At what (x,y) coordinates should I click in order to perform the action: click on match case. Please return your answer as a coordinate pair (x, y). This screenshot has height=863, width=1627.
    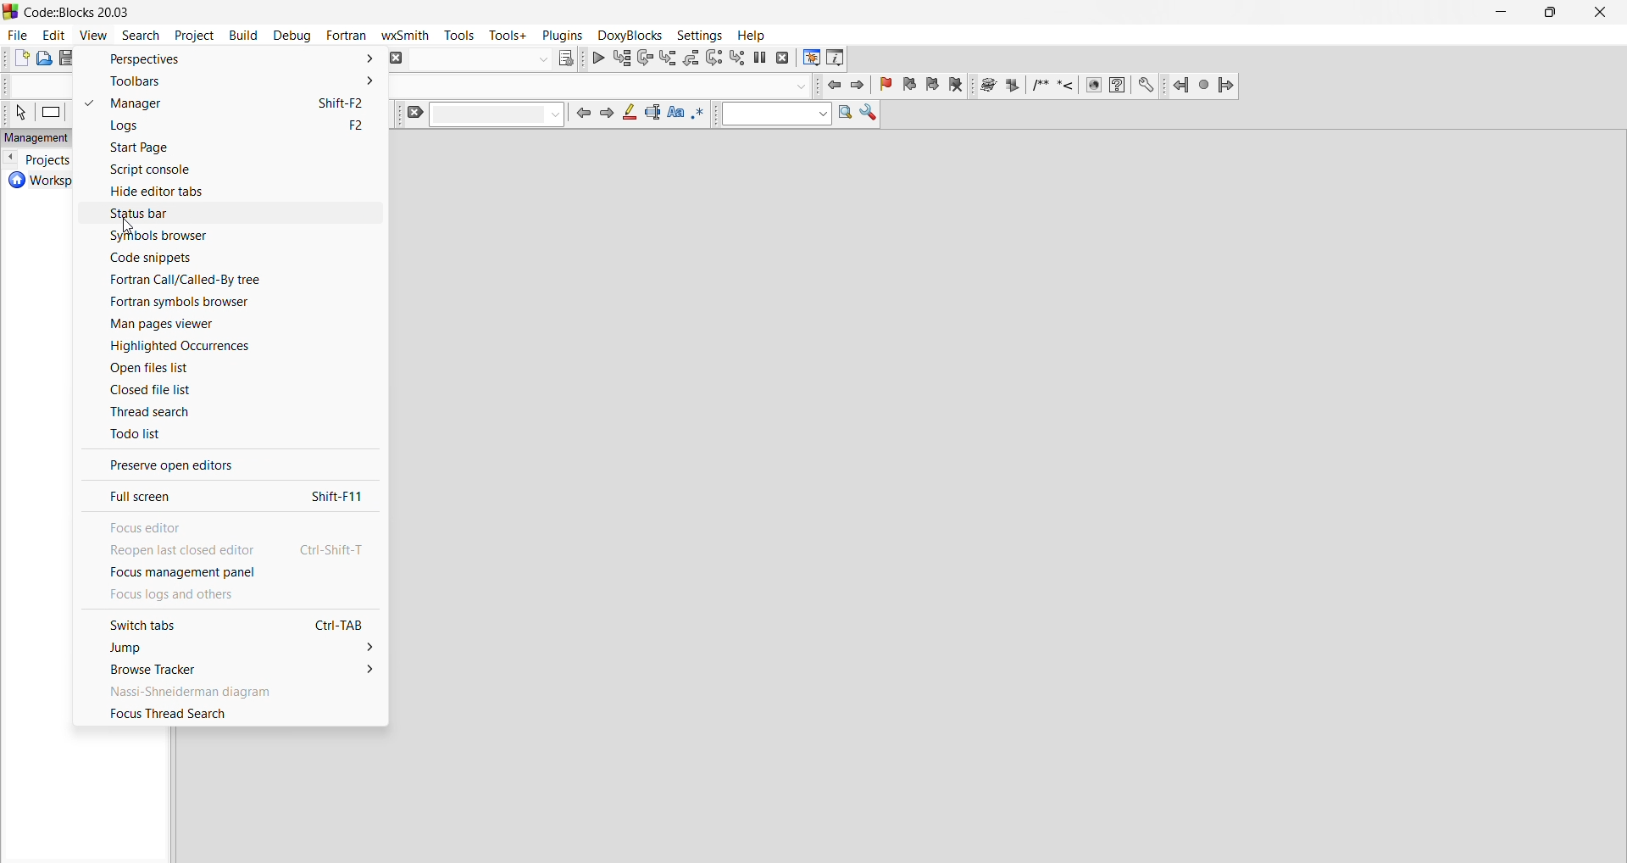
    Looking at the image, I should click on (675, 117).